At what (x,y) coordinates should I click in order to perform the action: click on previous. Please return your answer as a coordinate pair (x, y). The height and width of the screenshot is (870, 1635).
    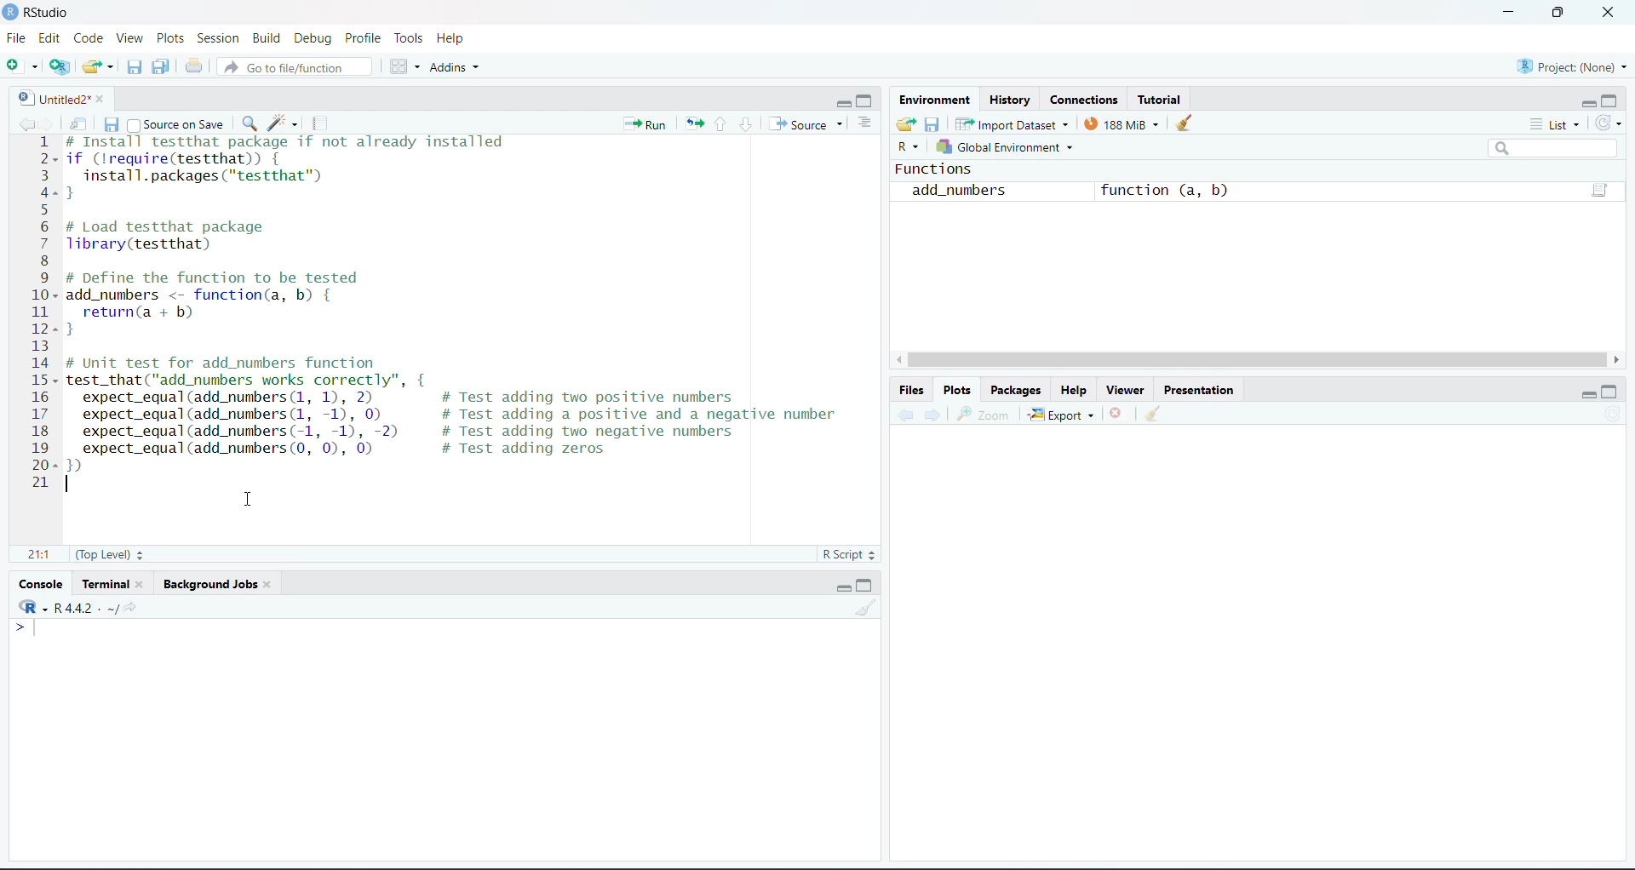
    Looking at the image, I should click on (904, 414).